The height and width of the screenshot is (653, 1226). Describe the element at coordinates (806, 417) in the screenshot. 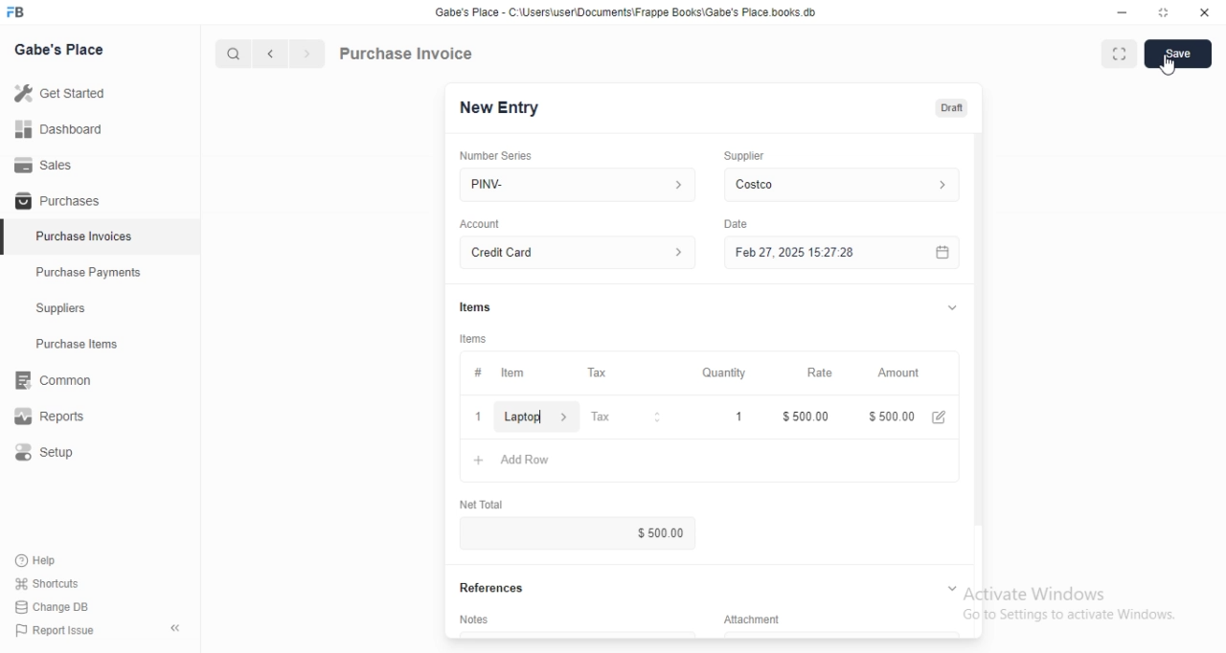

I see `$ 500.00` at that location.